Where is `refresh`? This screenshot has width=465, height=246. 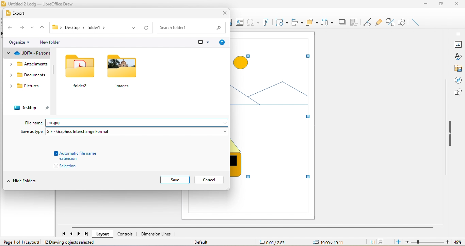
refresh is located at coordinates (145, 27).